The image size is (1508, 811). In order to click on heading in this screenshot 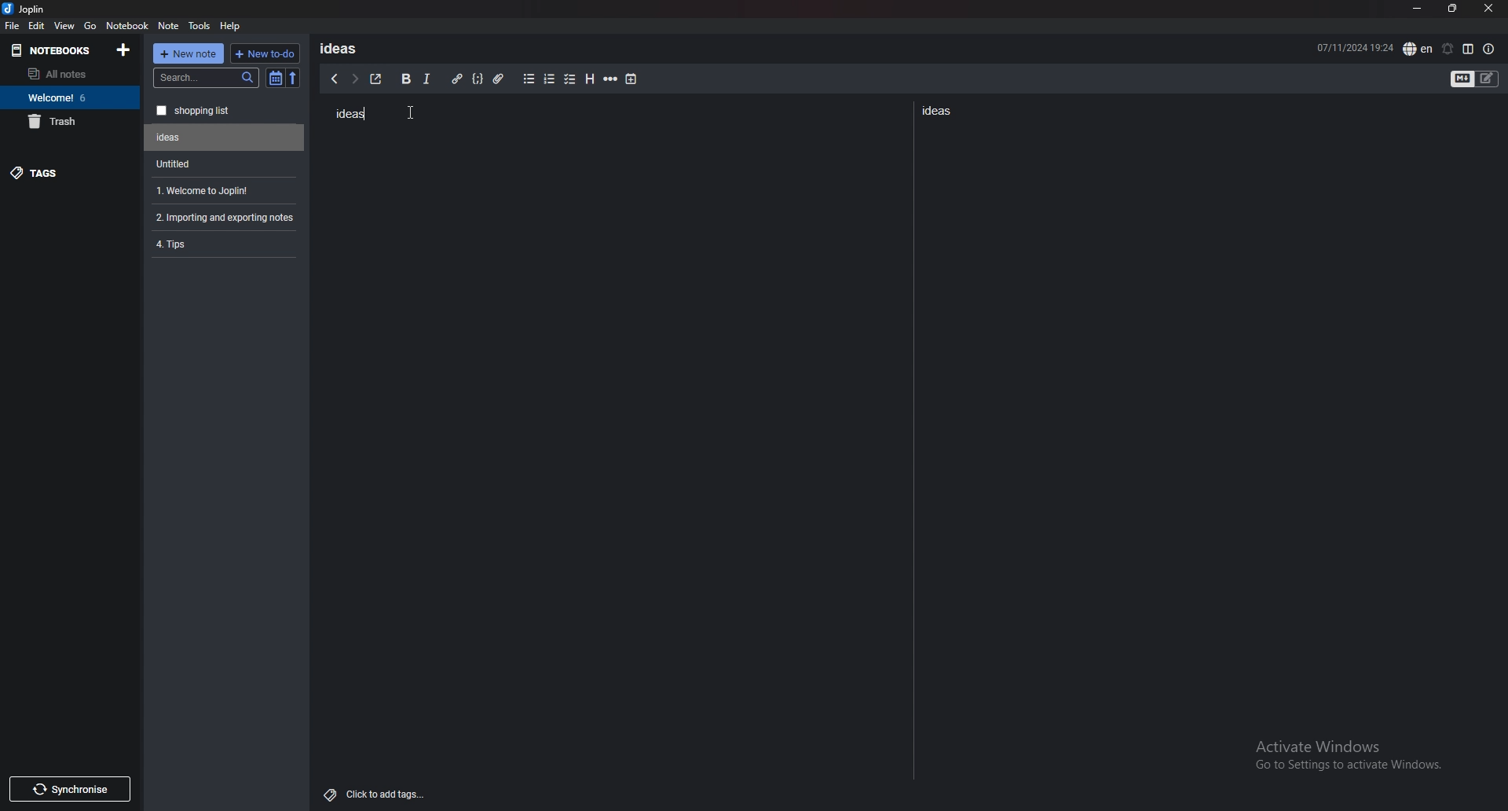, I will do `click(588, 79)`.